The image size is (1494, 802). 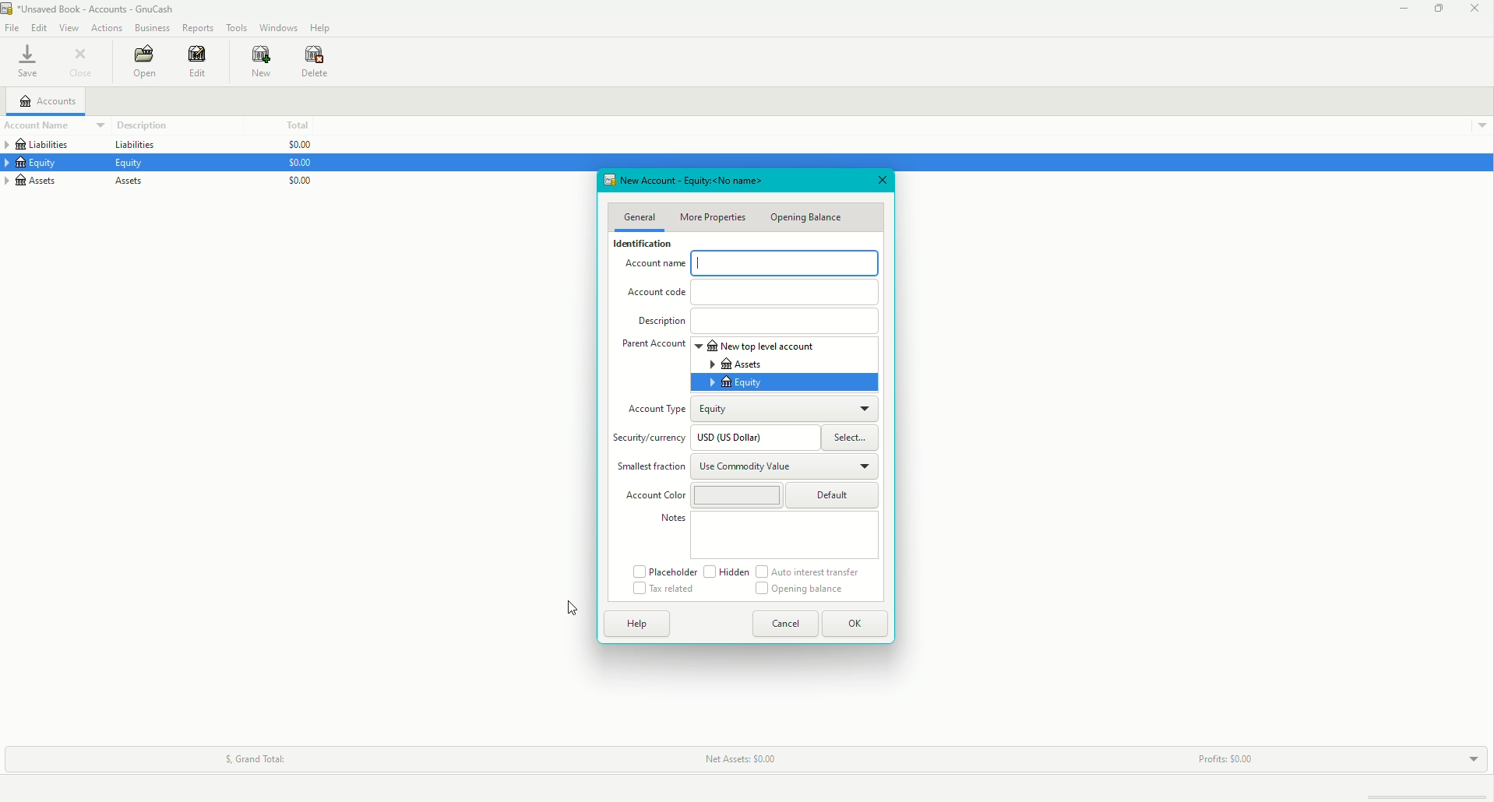 I want to click on Total, so click(x=296, y=125).